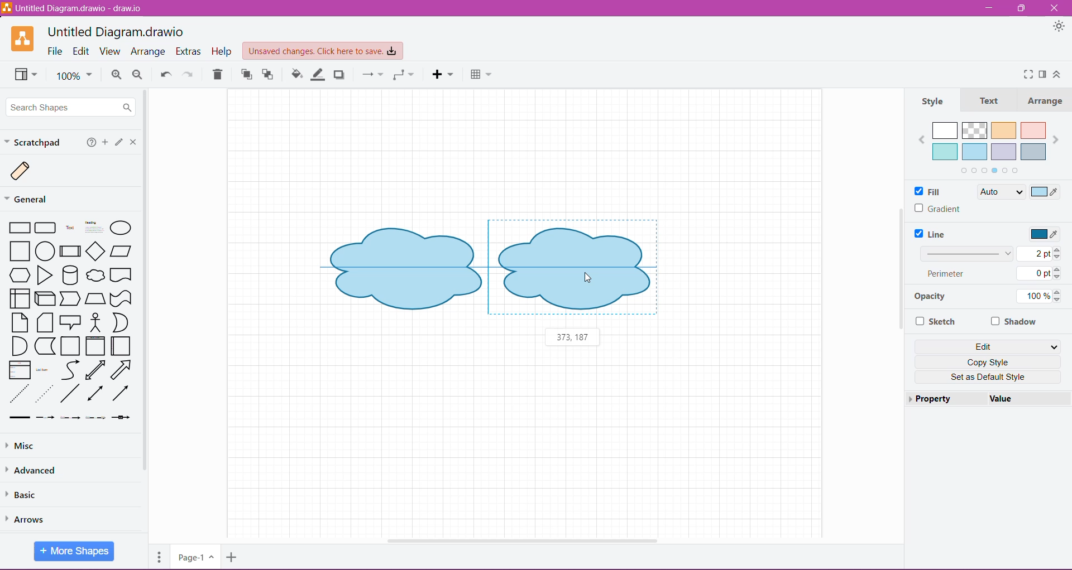 The width and height of the screenshot is (1072, 570). Describe the element at coordinates (166, 75) in the screenshot. I see `Undo` at that location.